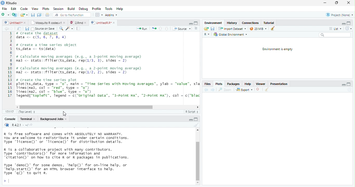  Describe the element at coordinates (9, 3) in the screenshot. I see `RStudio` at that location.